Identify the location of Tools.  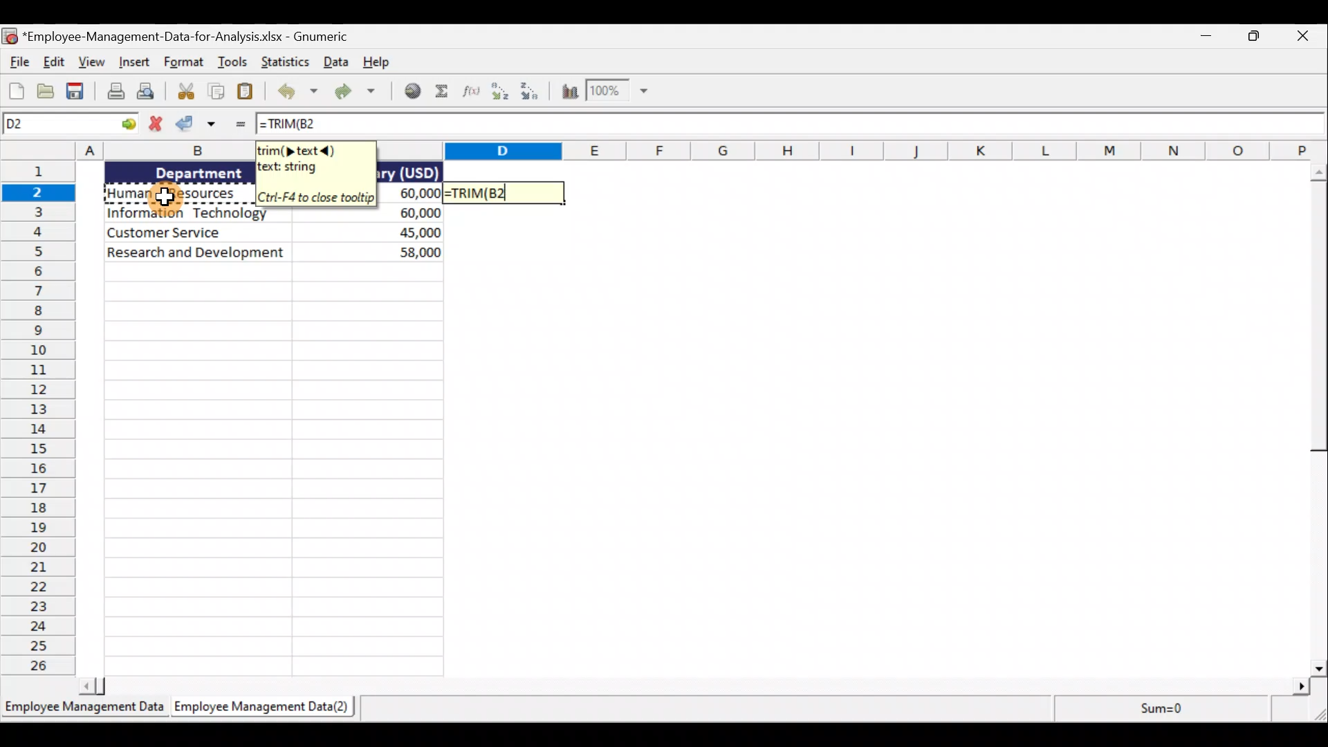
(235, 62).